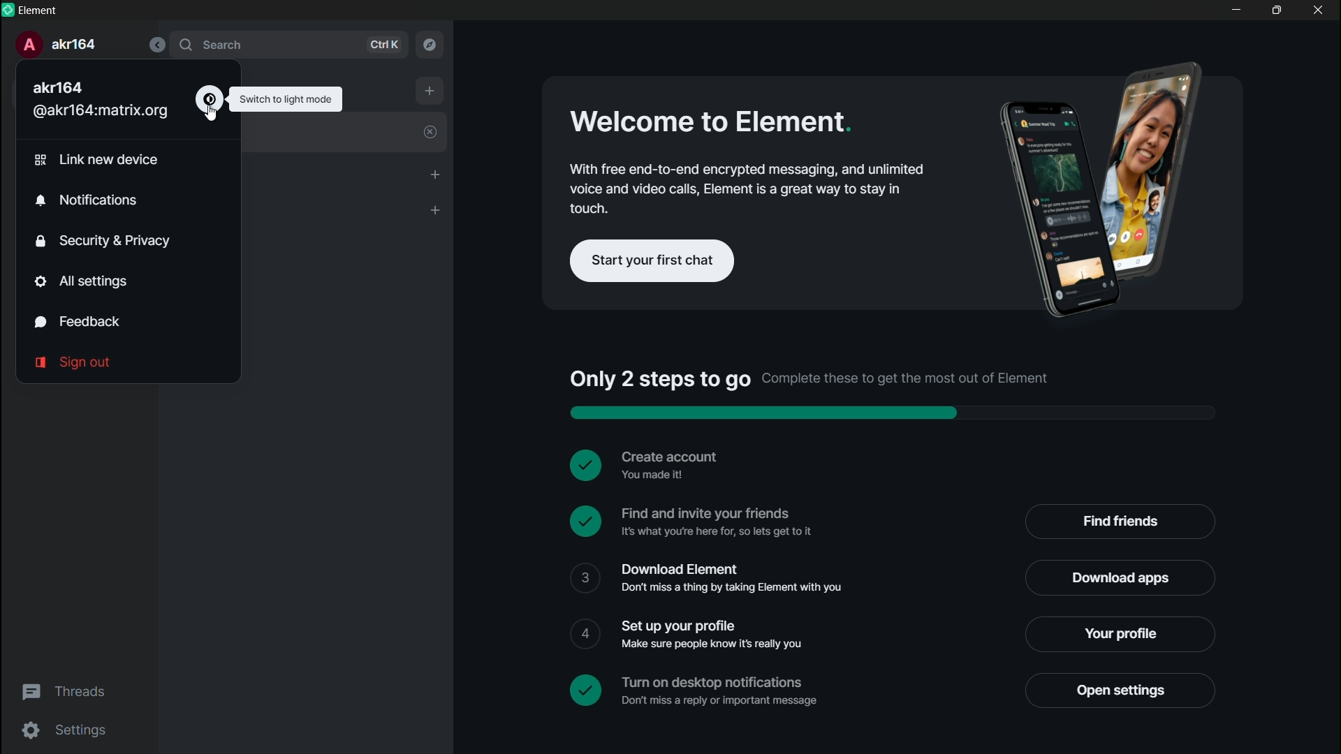  I want to click on turn on desktop notifications don't miss a reply or important message, so click(724, 690).